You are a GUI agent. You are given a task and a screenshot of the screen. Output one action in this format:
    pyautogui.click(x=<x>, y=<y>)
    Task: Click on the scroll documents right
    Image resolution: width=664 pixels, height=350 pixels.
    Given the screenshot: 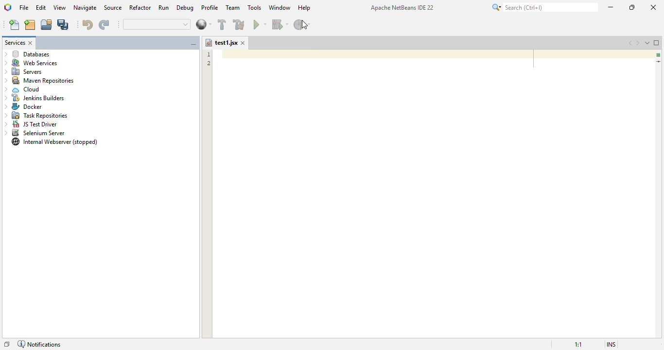 What is the action you would take?
    pyautogui.click(x=638, y=43)
    